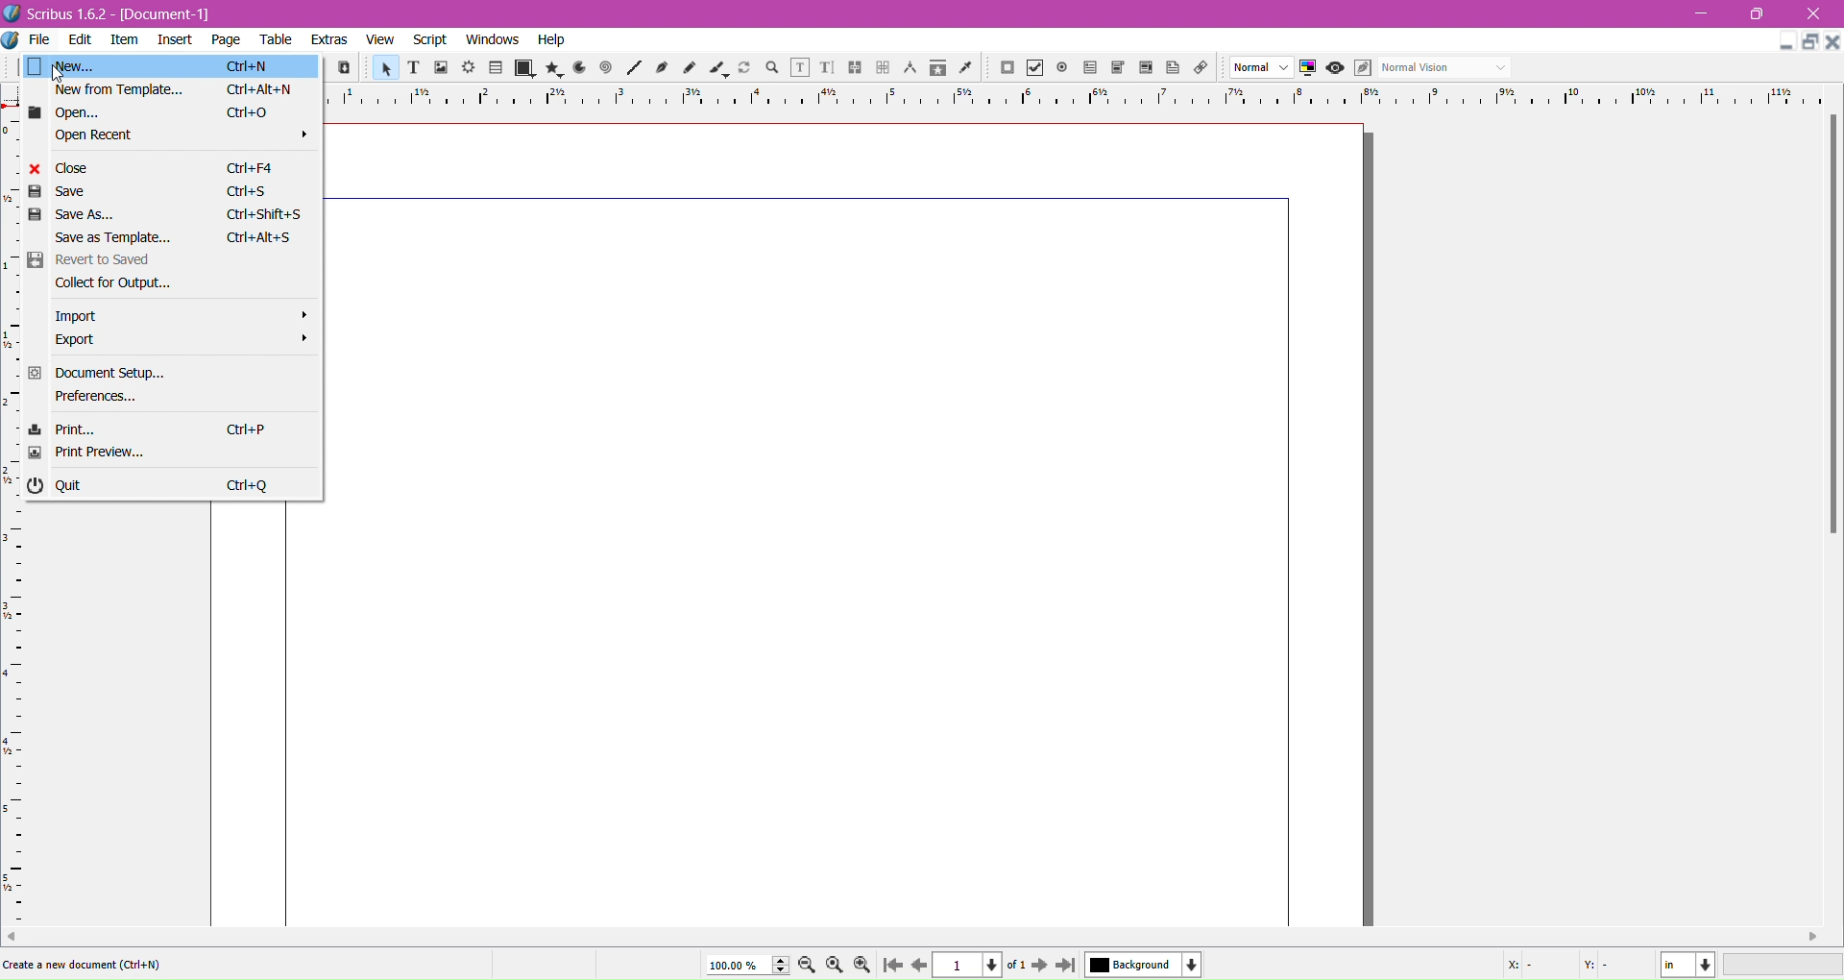 The height and width of the screenshot is (980, 1844). I want to click on icon, so click(1004, 69).